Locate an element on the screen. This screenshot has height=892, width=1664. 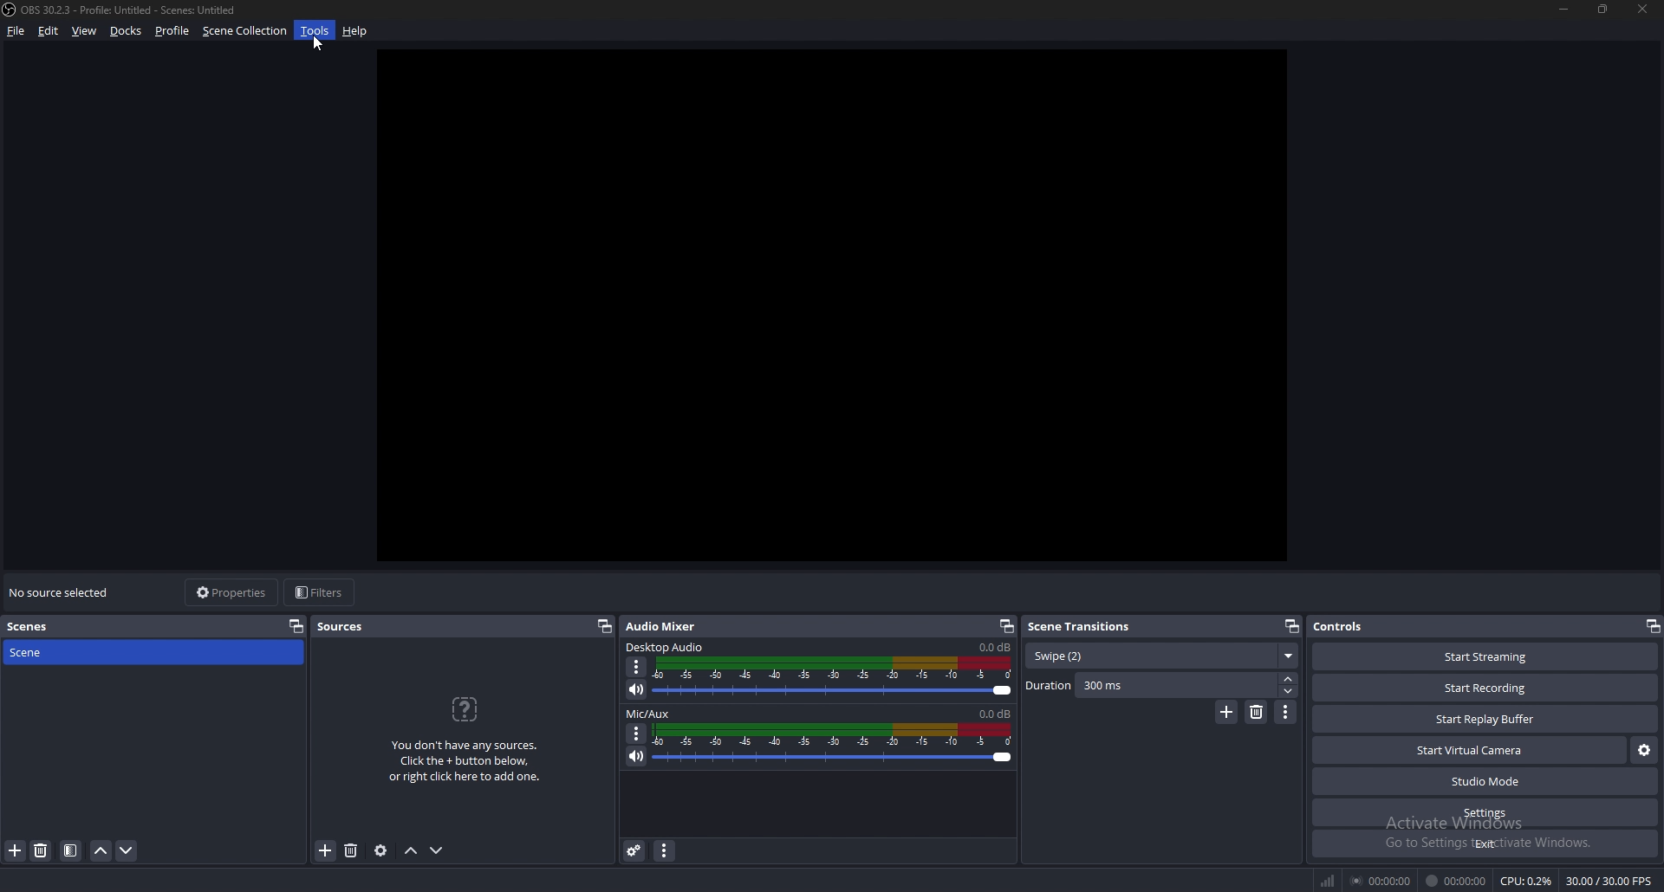
move scene up is located at coordinates (102, 850).